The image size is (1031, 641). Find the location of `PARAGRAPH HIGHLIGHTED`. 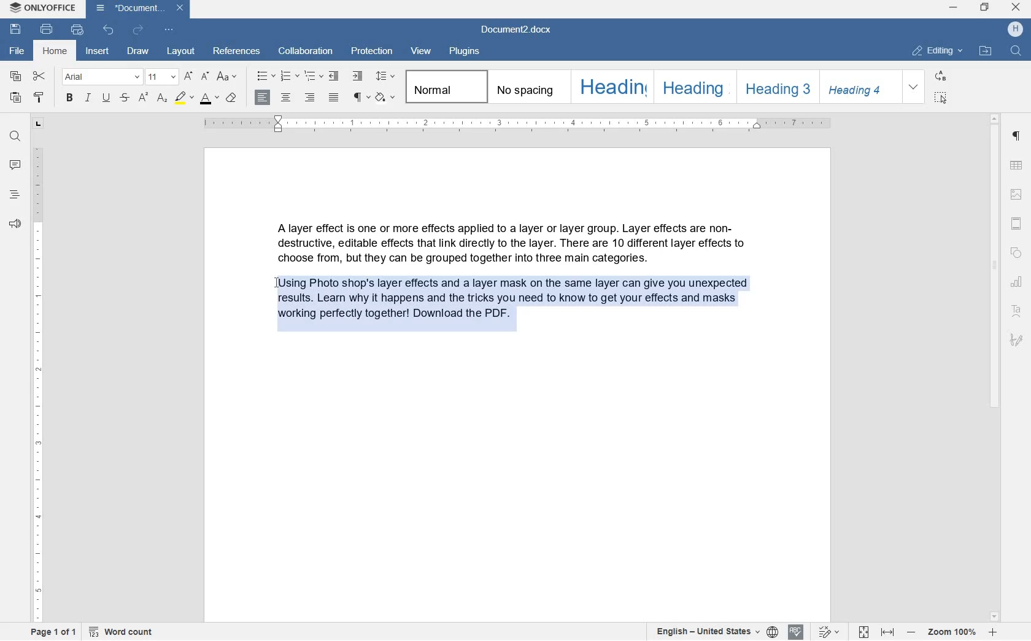

PARAGRAPH HIGHLIGHTED is located at coordinates (514, 297).